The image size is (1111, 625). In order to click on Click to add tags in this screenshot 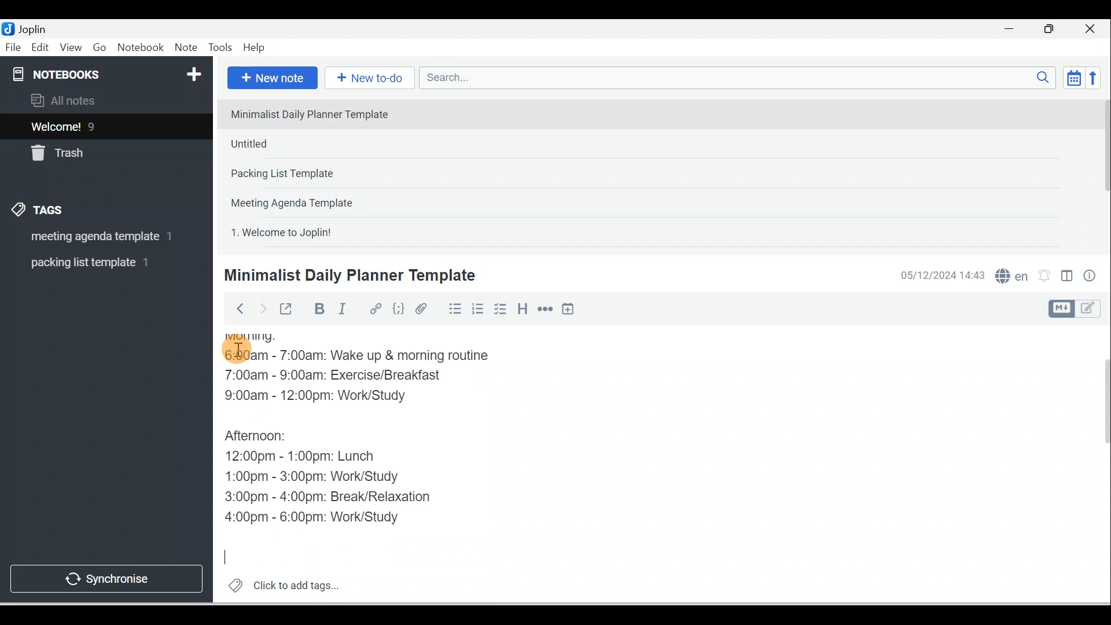, I will do `click(279, 584)`.